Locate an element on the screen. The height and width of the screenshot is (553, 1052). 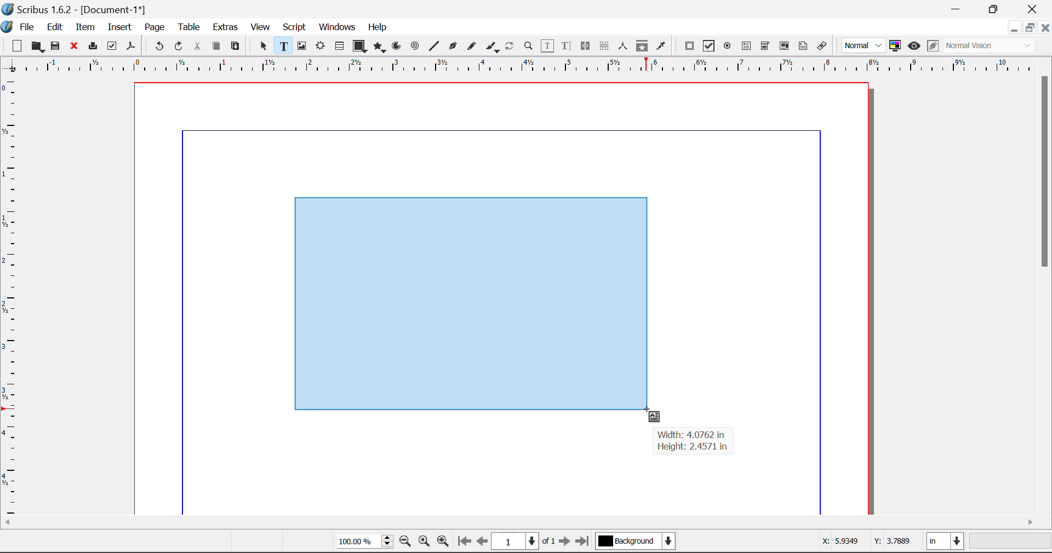
Vertical Page Margins is located at coordinates (531, 66).